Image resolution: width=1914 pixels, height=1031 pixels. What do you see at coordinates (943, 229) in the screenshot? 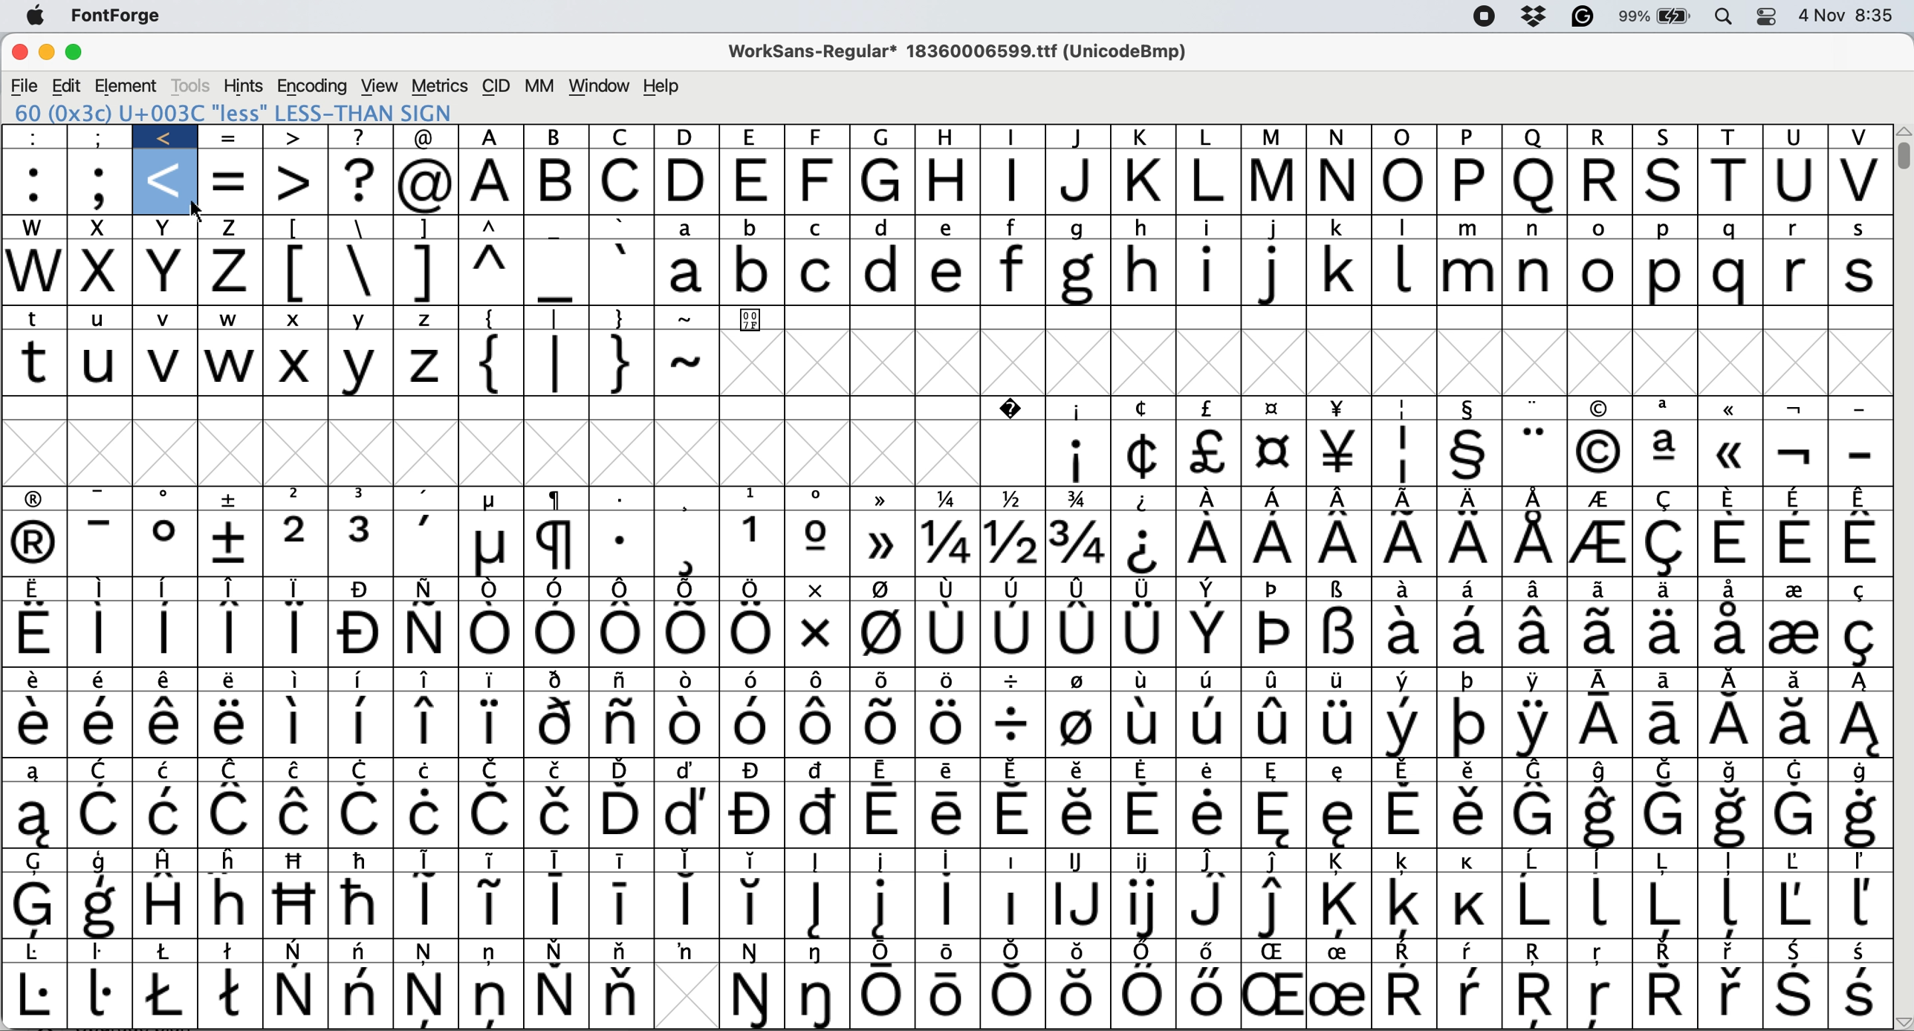
I see `e` at bounding box center [943, 229].